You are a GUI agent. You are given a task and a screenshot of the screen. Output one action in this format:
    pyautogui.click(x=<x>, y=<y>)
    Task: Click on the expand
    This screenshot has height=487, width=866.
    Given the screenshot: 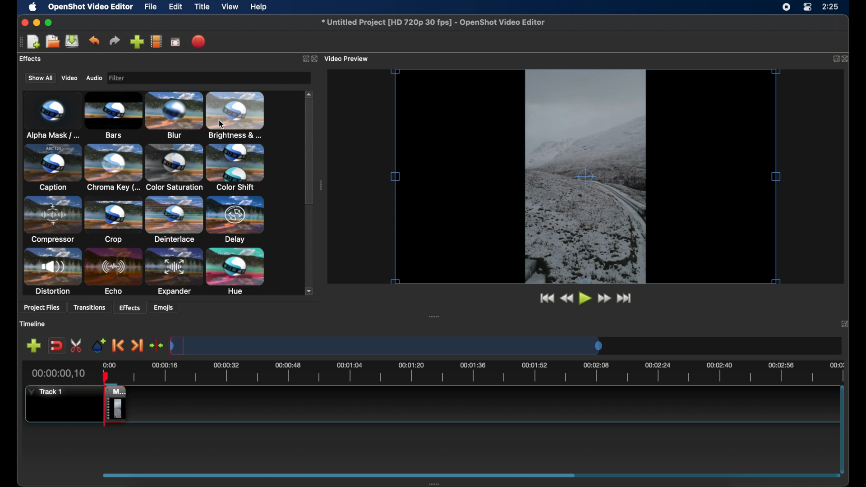 What is the action you would take?
    pyautogui.click(x=303, y=58)
    